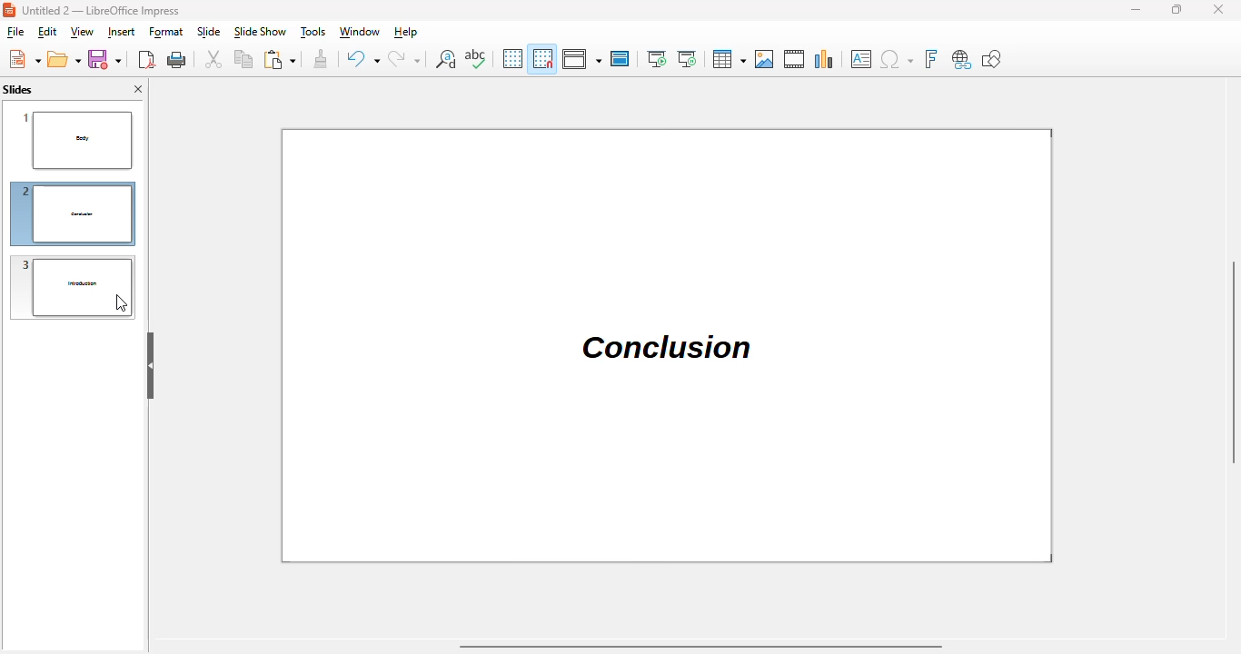  Describe the element at coordinates (620, 58) in the screenshot. I see `master slide` at that location.